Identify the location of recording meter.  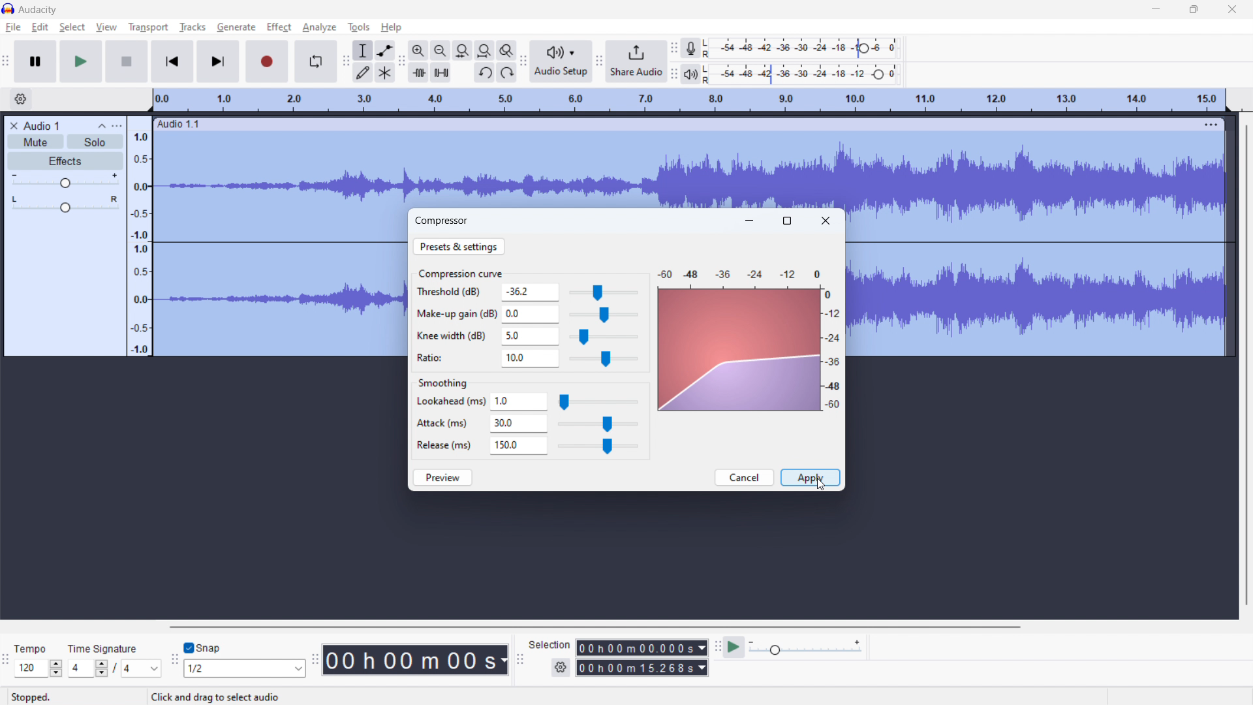
(696, 47).